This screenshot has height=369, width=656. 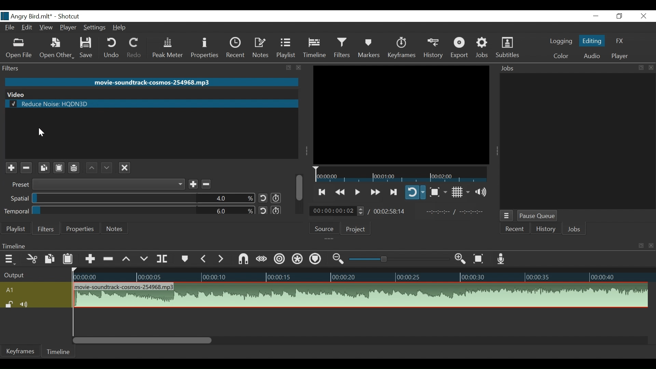 What do you see at coordinates (204, 258) in the screenshot?
I see `Previous marker` at bounding box center [204, 258].